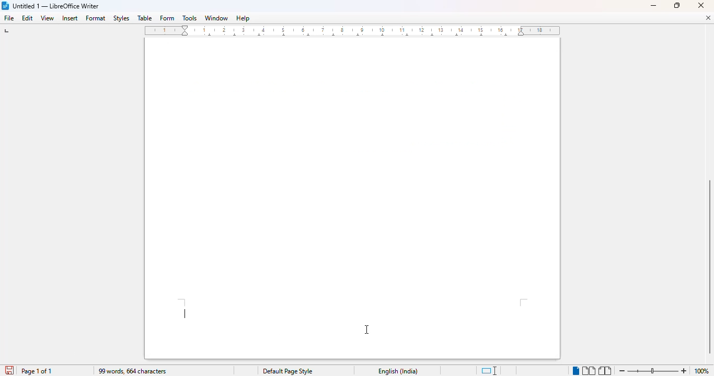  What do you see at coordinates (96, 19) in the screenshot?
I see `format` at bounding box center [96, 19].